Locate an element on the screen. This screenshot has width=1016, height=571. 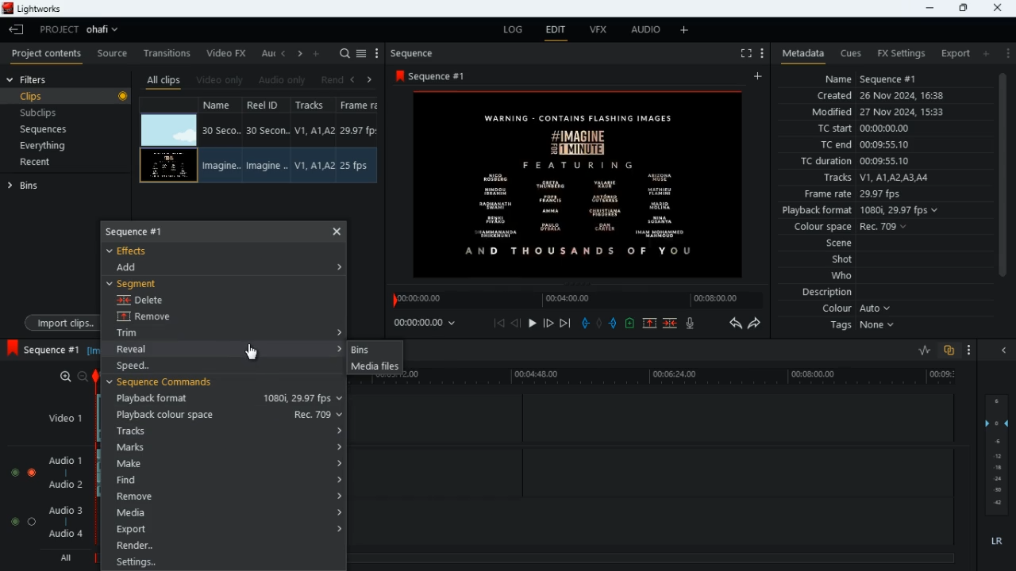
who is located at coordinates (845, 275).